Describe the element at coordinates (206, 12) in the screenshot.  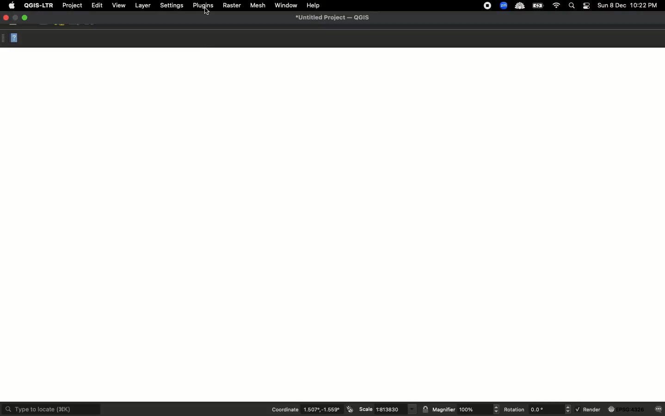
I see `curosr` at that location.